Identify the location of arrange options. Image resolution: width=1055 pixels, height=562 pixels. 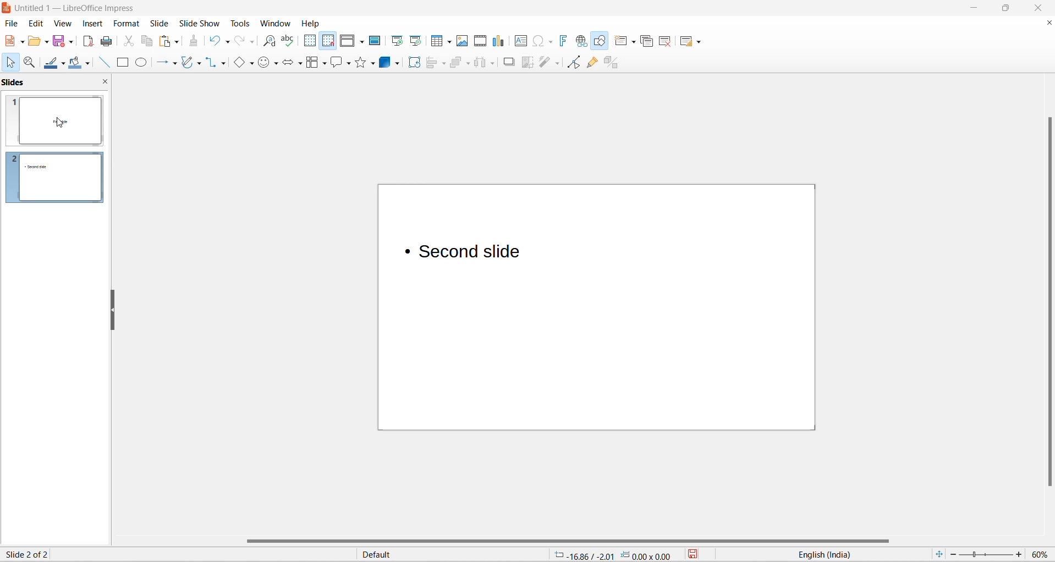
(469, 63).